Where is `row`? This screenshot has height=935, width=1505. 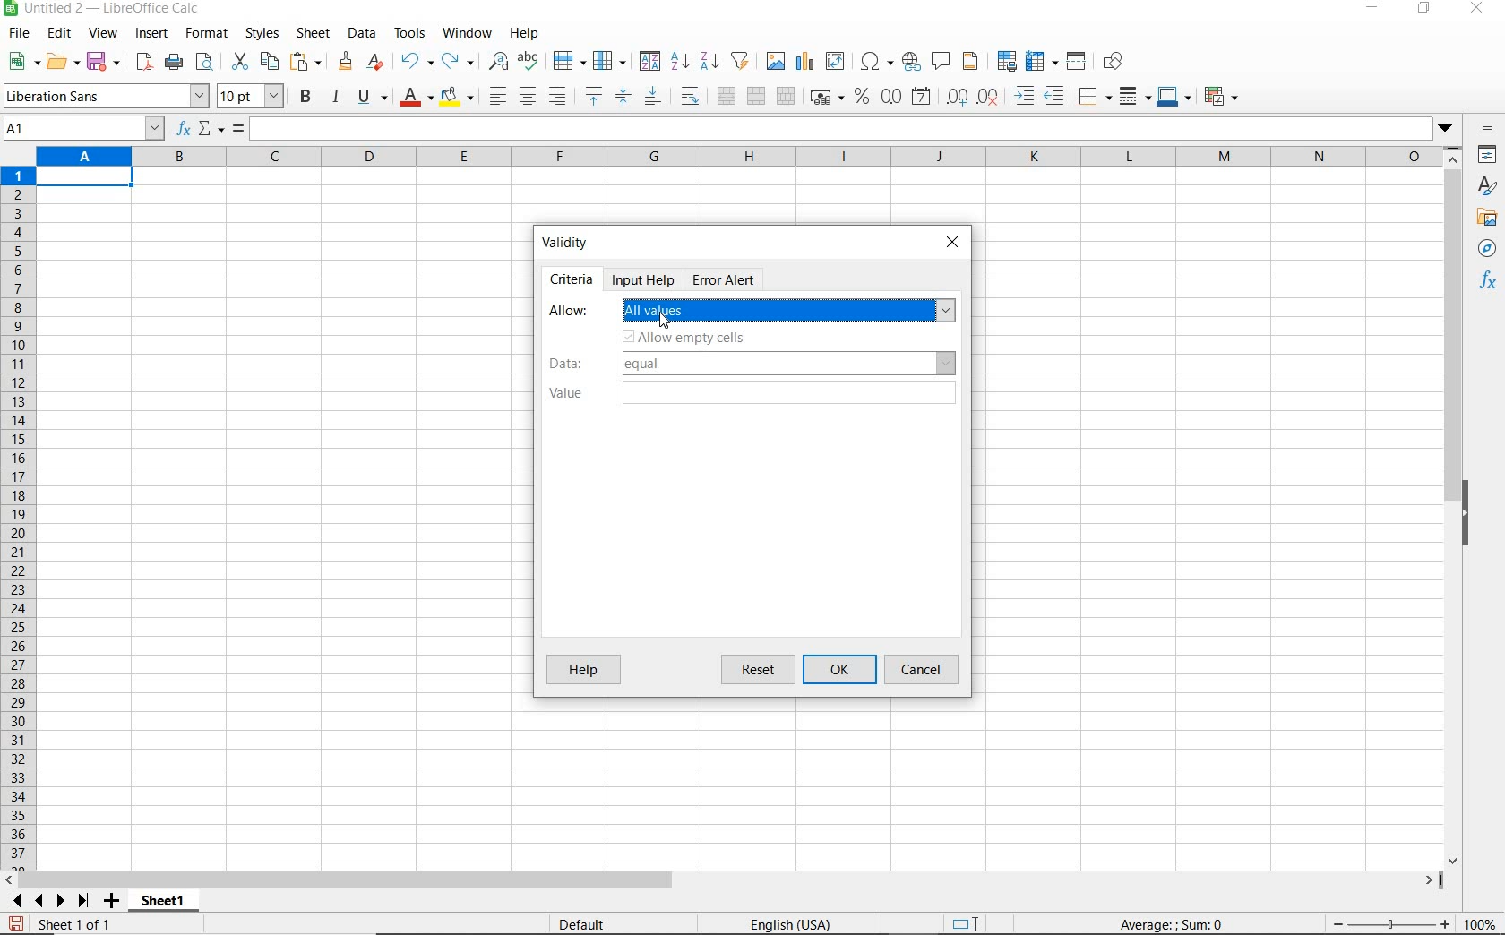
row is located at coordinates (569, 62).